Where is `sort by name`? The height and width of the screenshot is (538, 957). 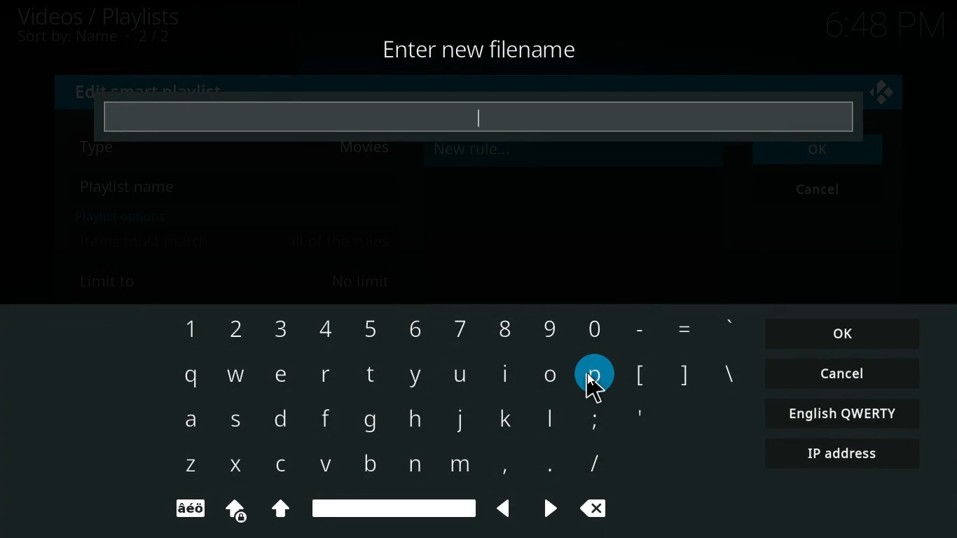
sort by name is located at coordinates (102, 39).